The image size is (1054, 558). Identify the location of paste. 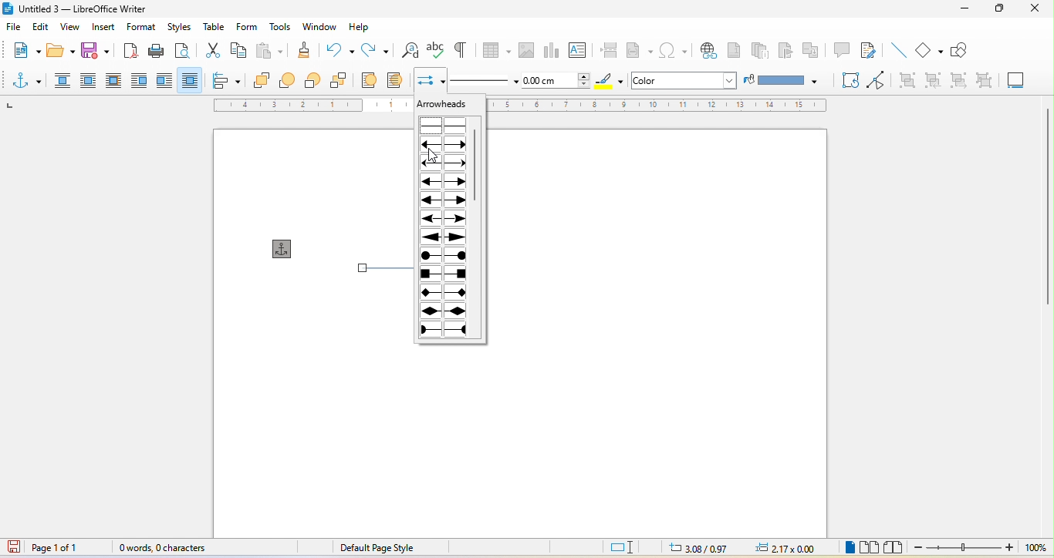
(269, 50).